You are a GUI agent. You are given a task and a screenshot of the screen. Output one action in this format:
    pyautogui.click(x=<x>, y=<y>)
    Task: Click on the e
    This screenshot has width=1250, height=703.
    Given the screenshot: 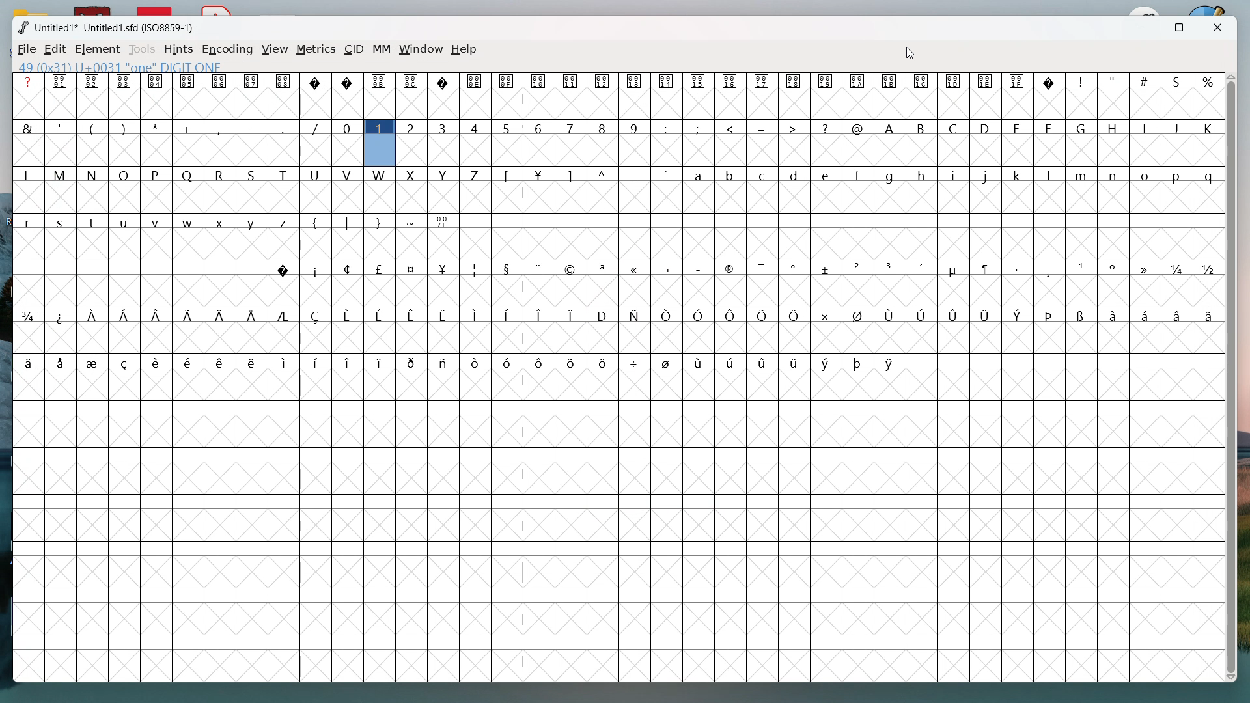 What is the action you would take?
    pyautogui.click(x=827, y=174)
    